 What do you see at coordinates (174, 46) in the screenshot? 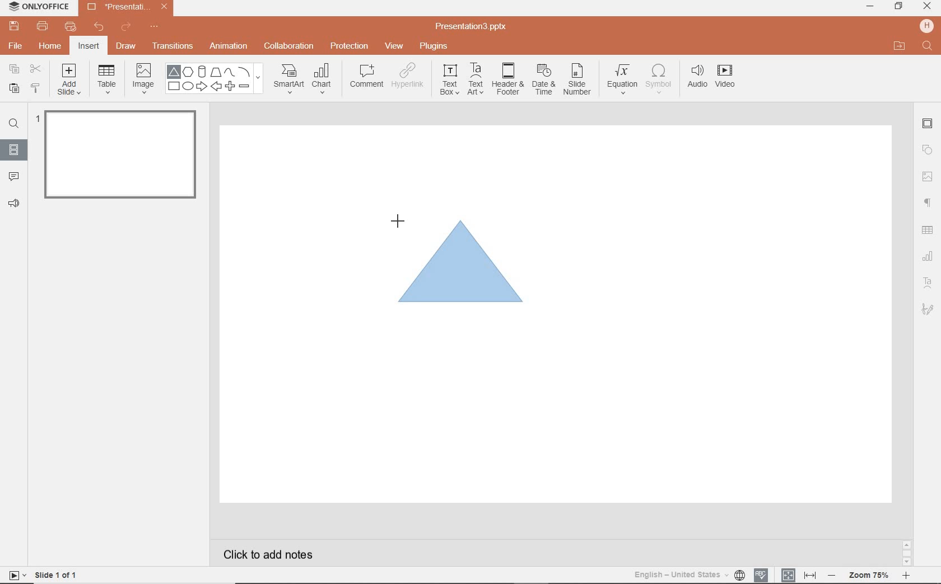
I see `TRANSITIONS` at bounding box center [174, 46].